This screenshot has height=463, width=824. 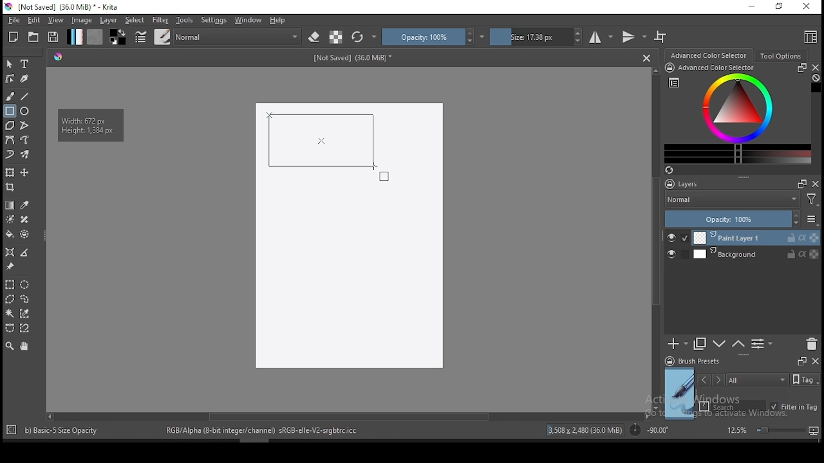 What do you see at coordinates (433, 37) in the screenshot?
I see `opacity` at bounding box center [433, 37].